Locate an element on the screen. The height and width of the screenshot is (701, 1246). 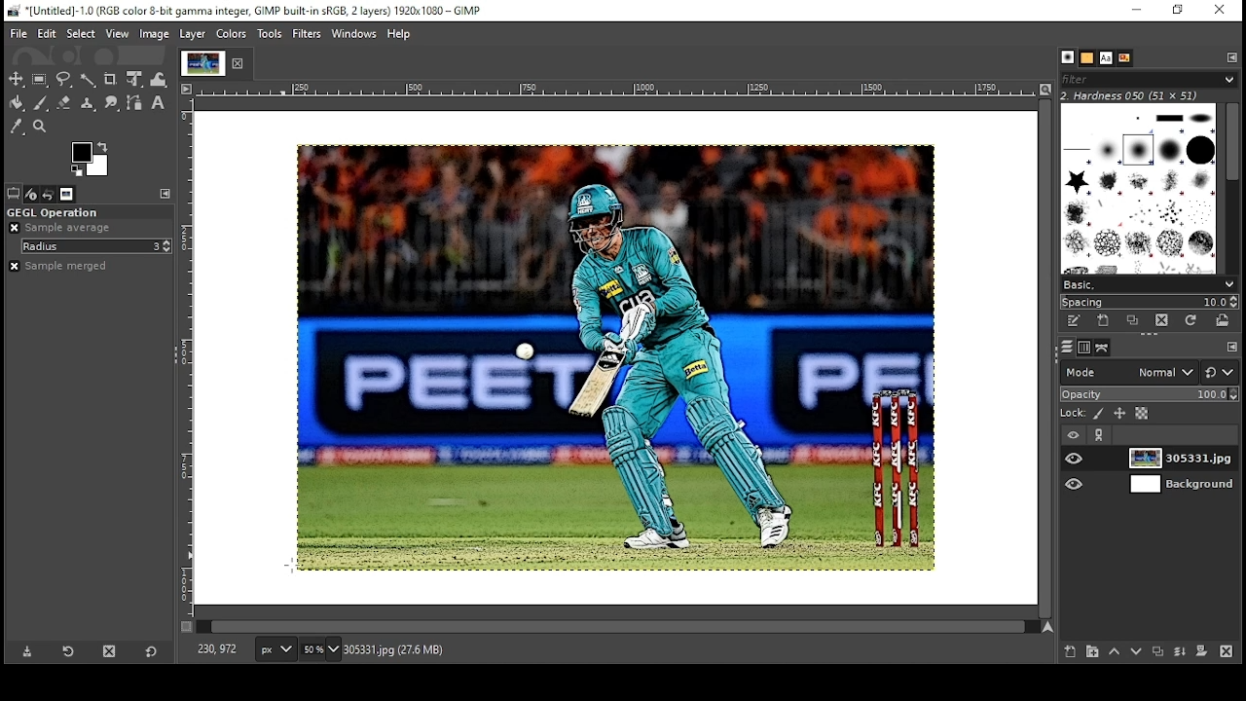
fuzzy selection  is located at coordinates (88, 80).